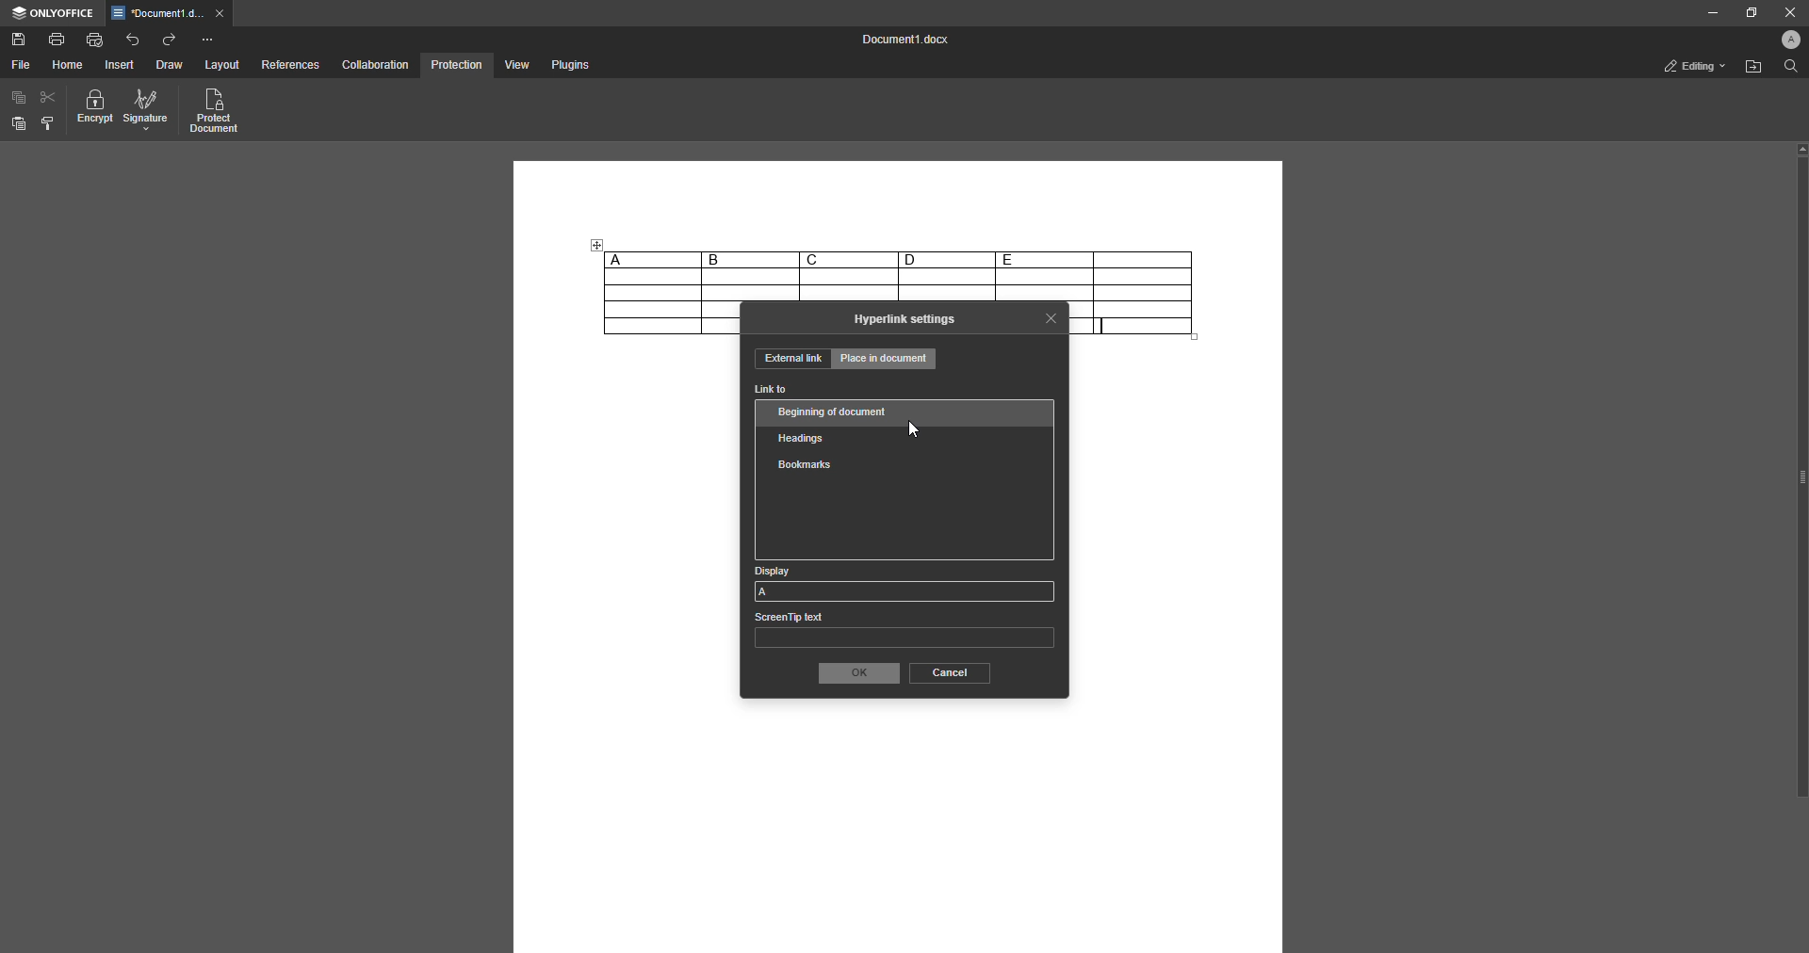 The image size is (1809, 953). What do you see at coordinates (905, 319) in the screenshot?
I see `Hyperlink Settings` at bounding box center [905, 319].